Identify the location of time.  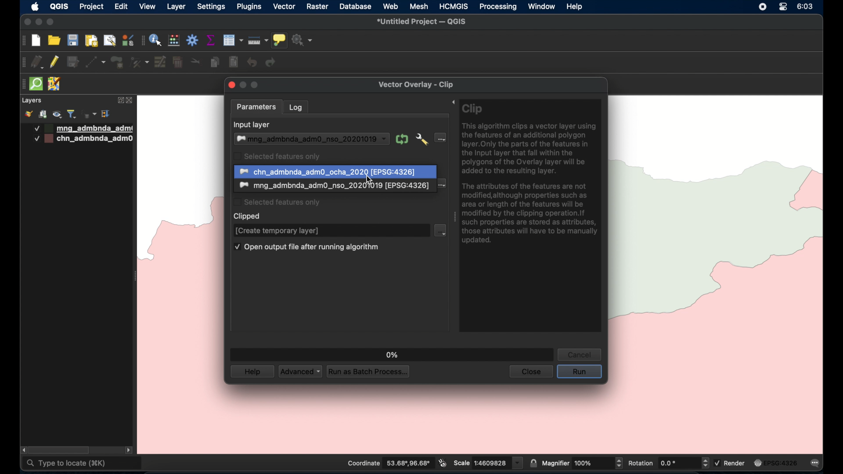
(806, 7).